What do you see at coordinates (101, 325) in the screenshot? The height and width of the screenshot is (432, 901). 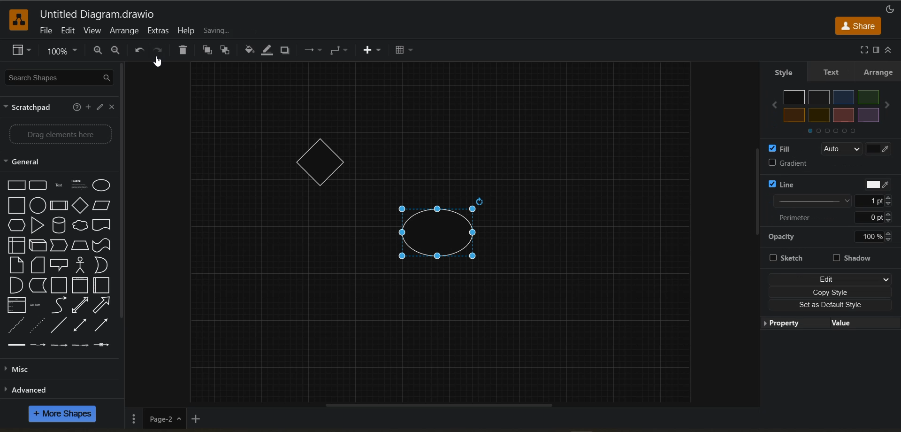 I see `directional connector` at bounding box center [101, 325].